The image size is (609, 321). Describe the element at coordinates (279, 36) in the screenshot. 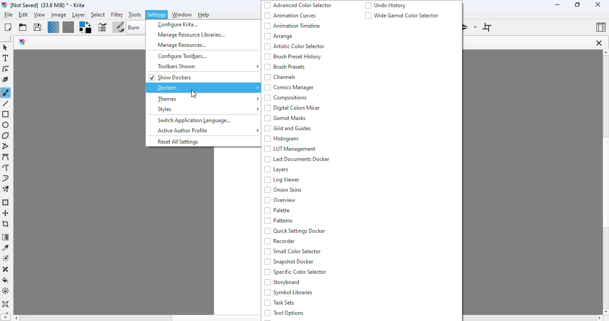

I see `arrange` at that location.